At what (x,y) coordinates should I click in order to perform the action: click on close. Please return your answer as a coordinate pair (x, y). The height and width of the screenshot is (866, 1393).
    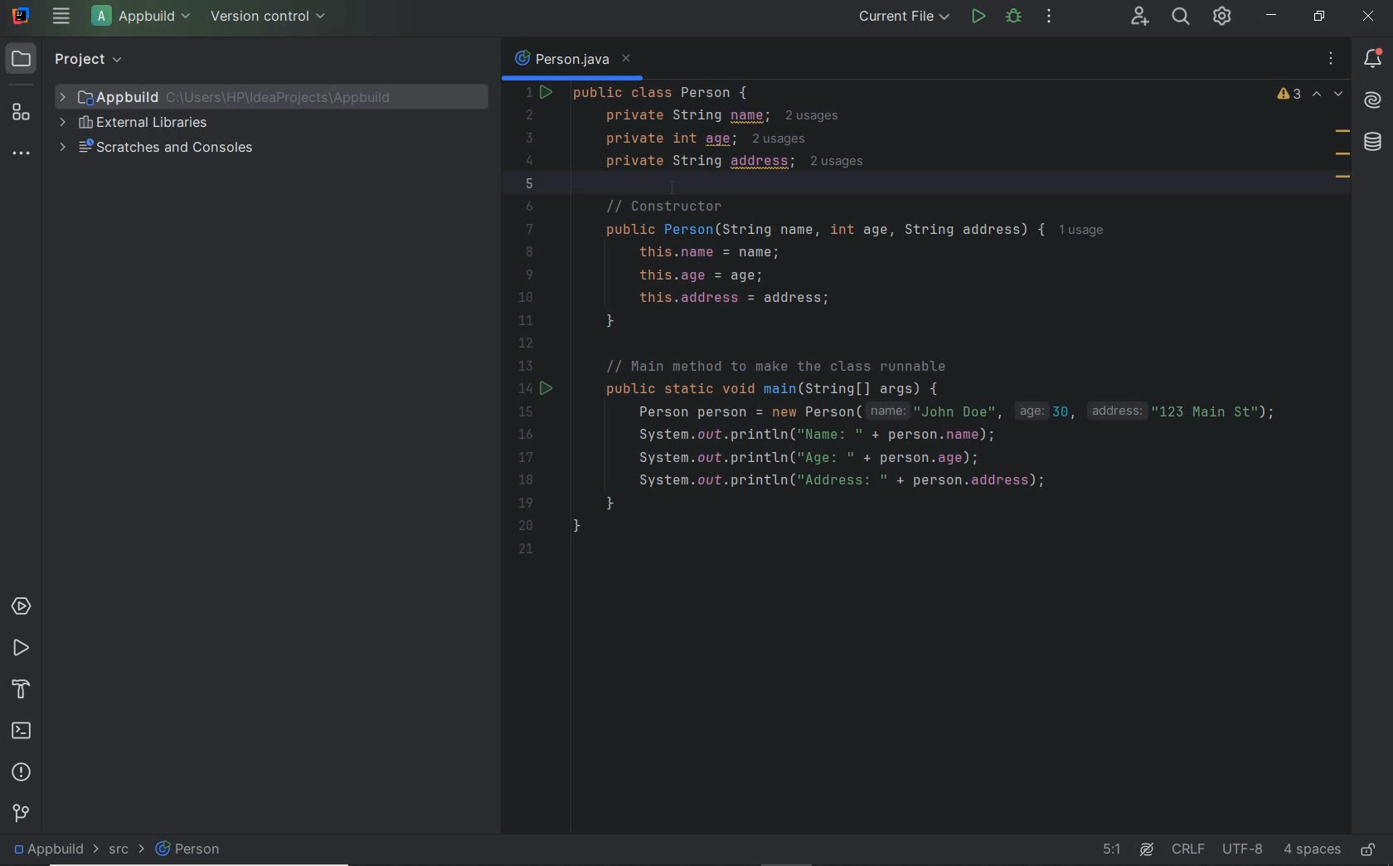
    Looking at the image, I should click on (1369, 17).